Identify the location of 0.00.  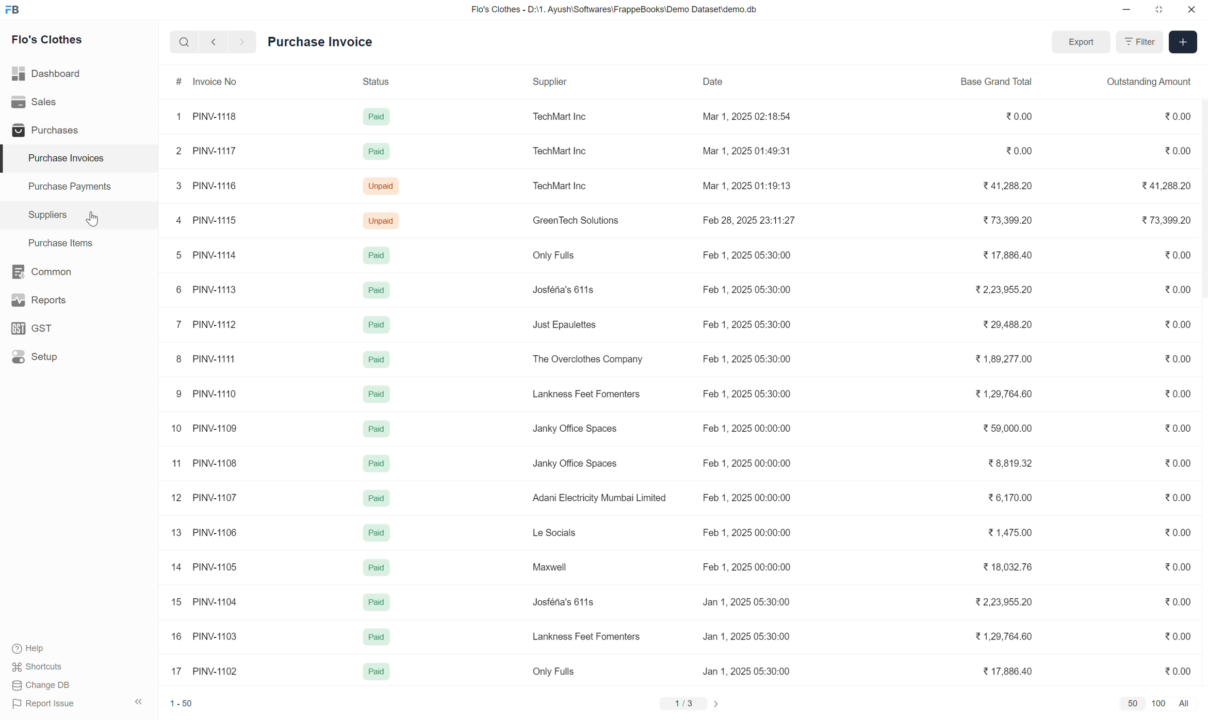
(1181, 671).